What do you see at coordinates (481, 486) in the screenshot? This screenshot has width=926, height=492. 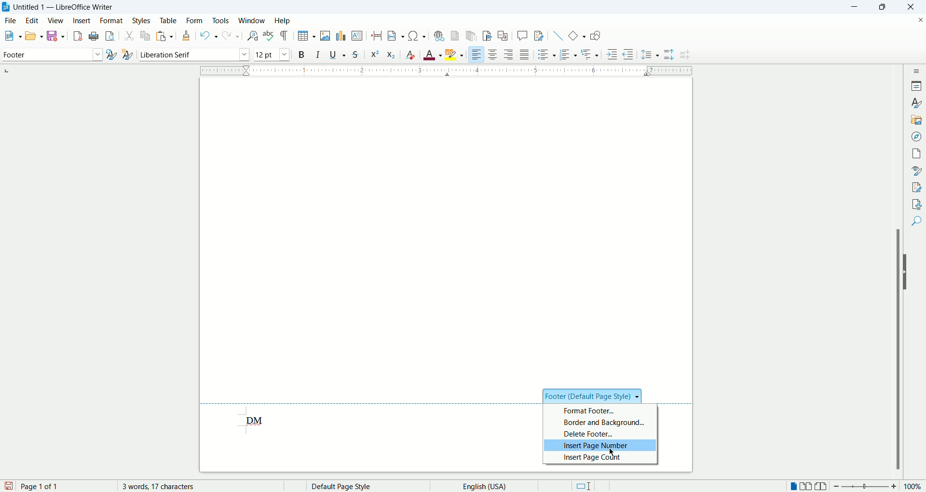 I see `text language` at bounding box center [481, 486].